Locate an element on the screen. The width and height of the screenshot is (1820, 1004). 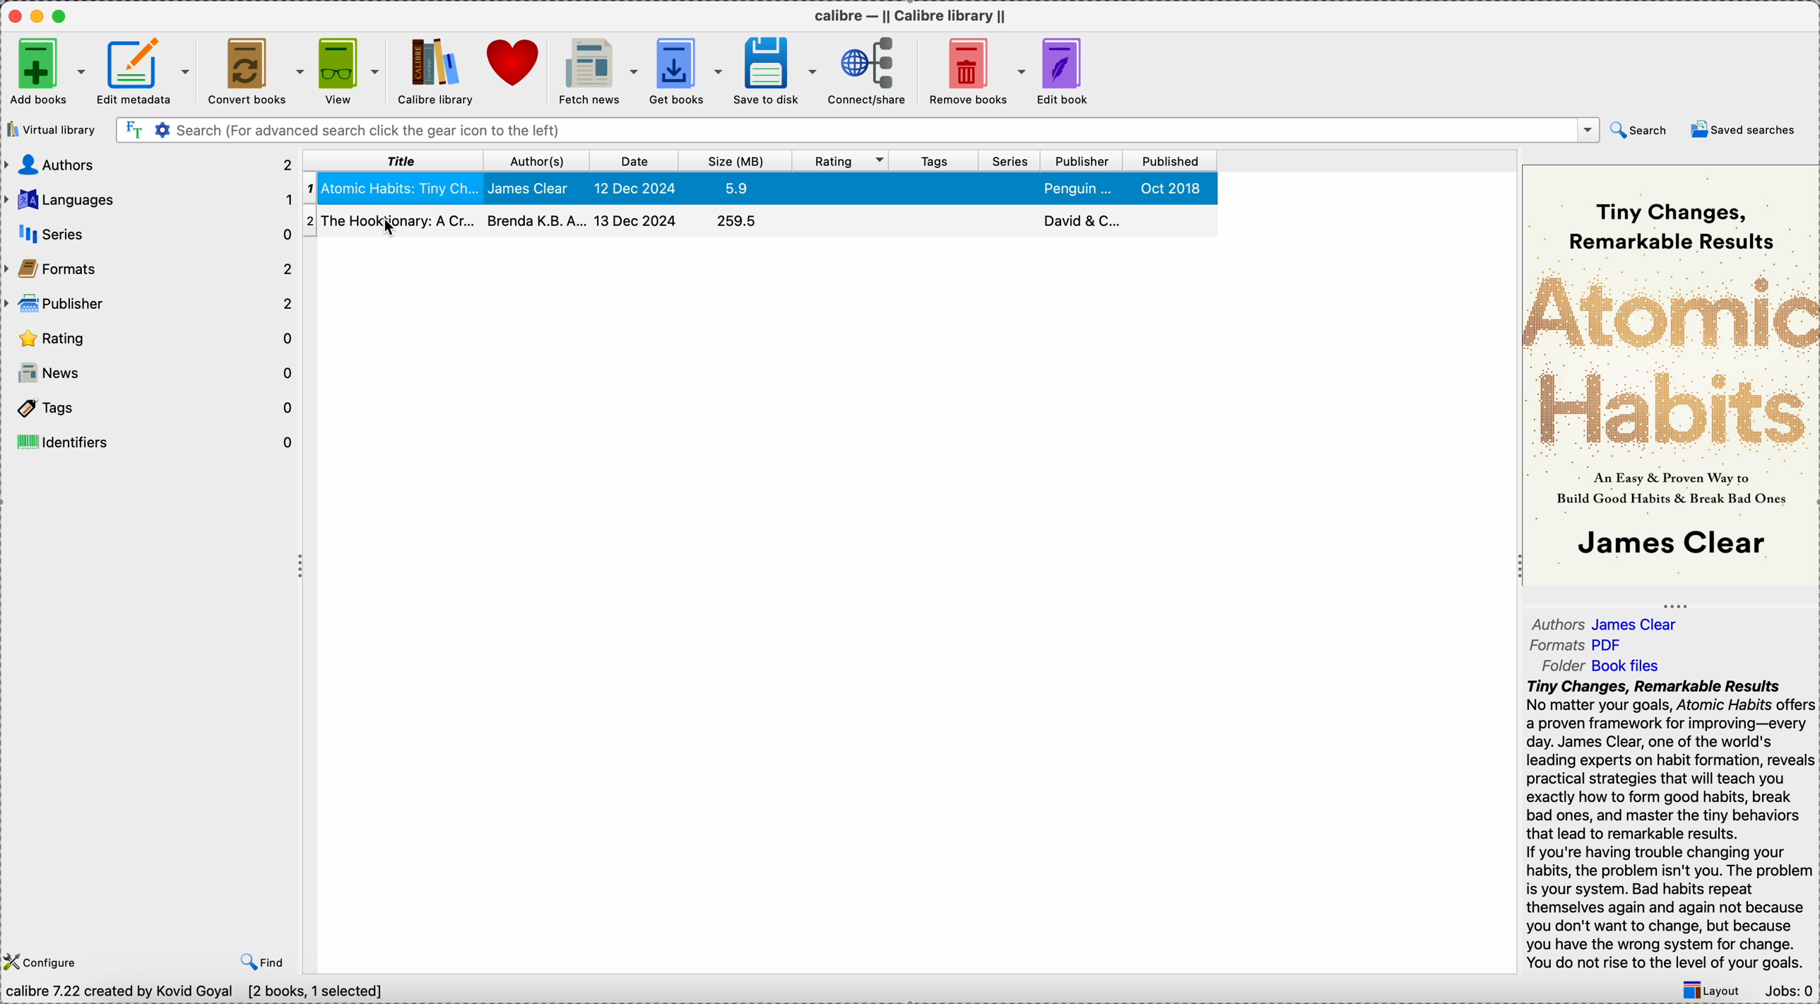
languages is located at coordinates (151, 200).